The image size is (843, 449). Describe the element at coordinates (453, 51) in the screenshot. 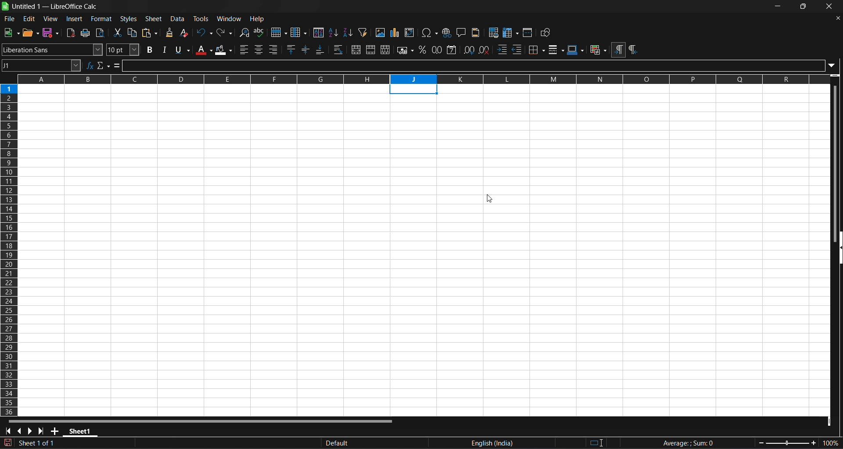

I see `format as date` at that location.